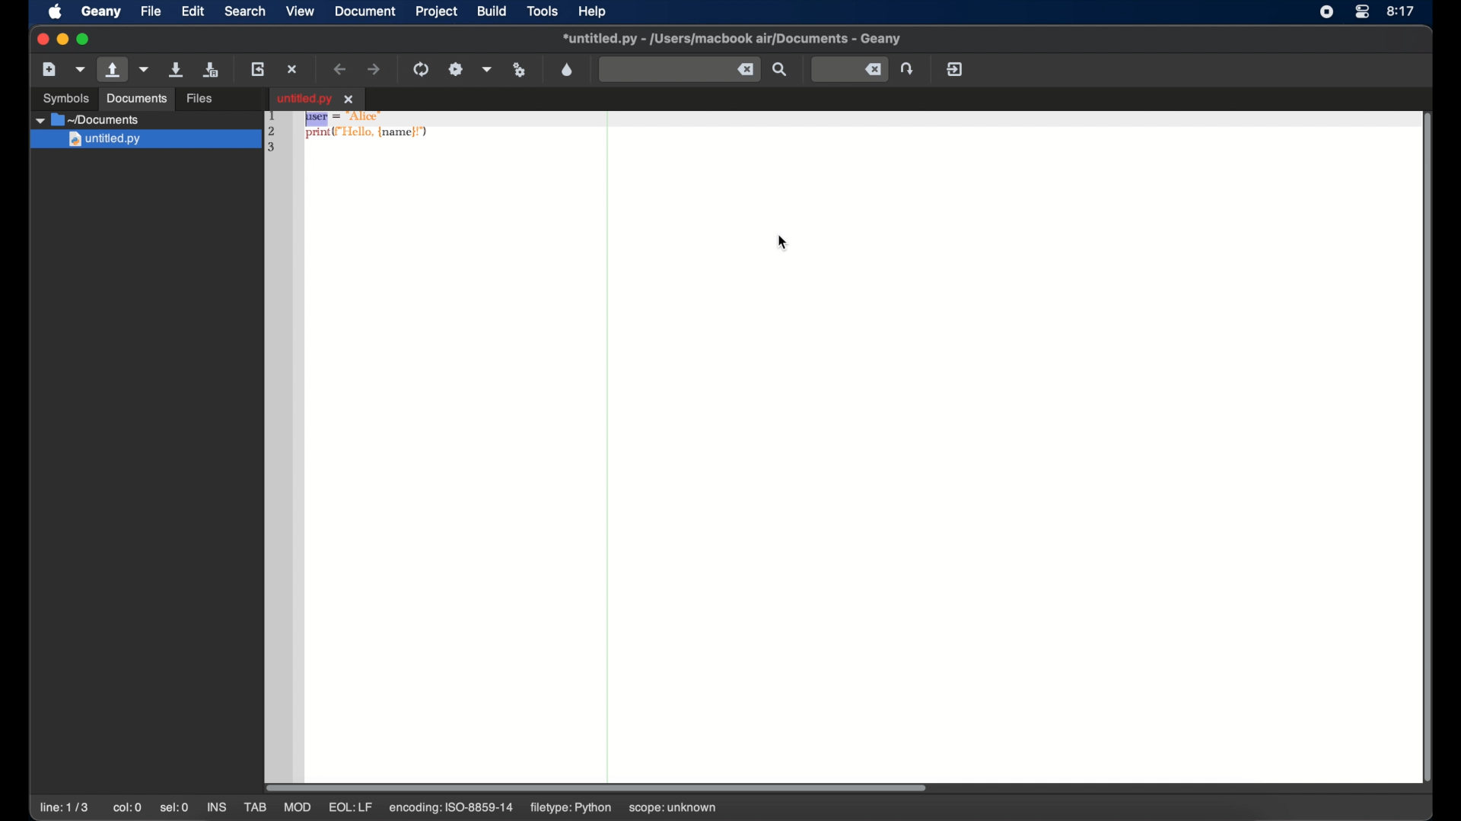 This screenshot has width=1461, height=821. Describe the element at coordinates (67, 98) in the screenshot. I see `symbols` at that location.